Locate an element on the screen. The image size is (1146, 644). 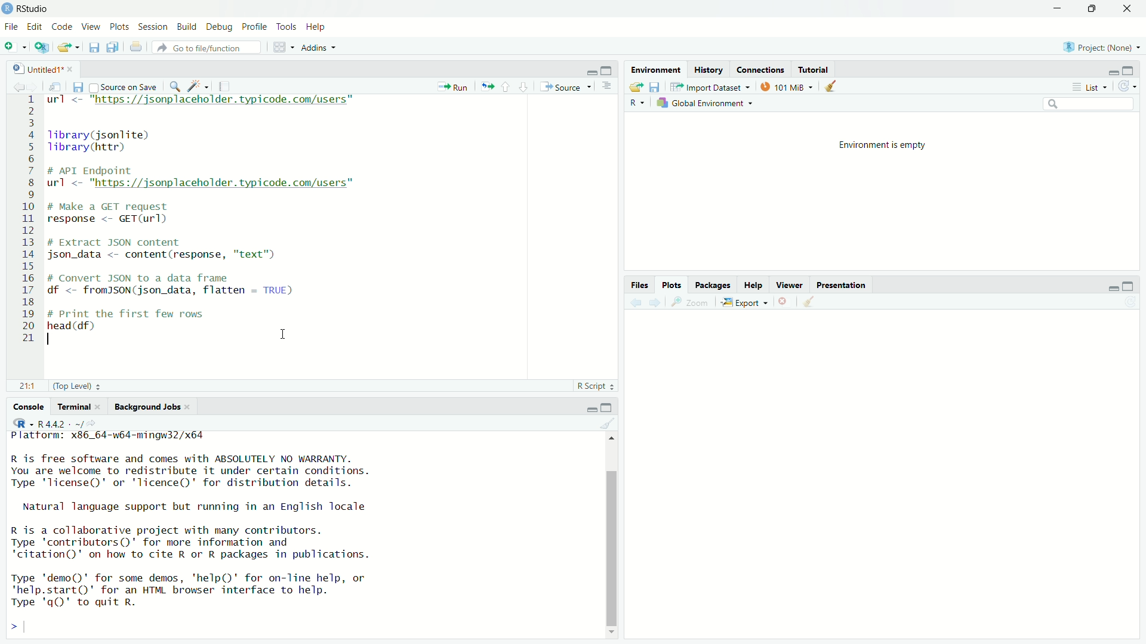
# Convert JSON to a data frame
df <- fromJSON(json_data, flatten = TRUE) is located at coordinates (173, 285).